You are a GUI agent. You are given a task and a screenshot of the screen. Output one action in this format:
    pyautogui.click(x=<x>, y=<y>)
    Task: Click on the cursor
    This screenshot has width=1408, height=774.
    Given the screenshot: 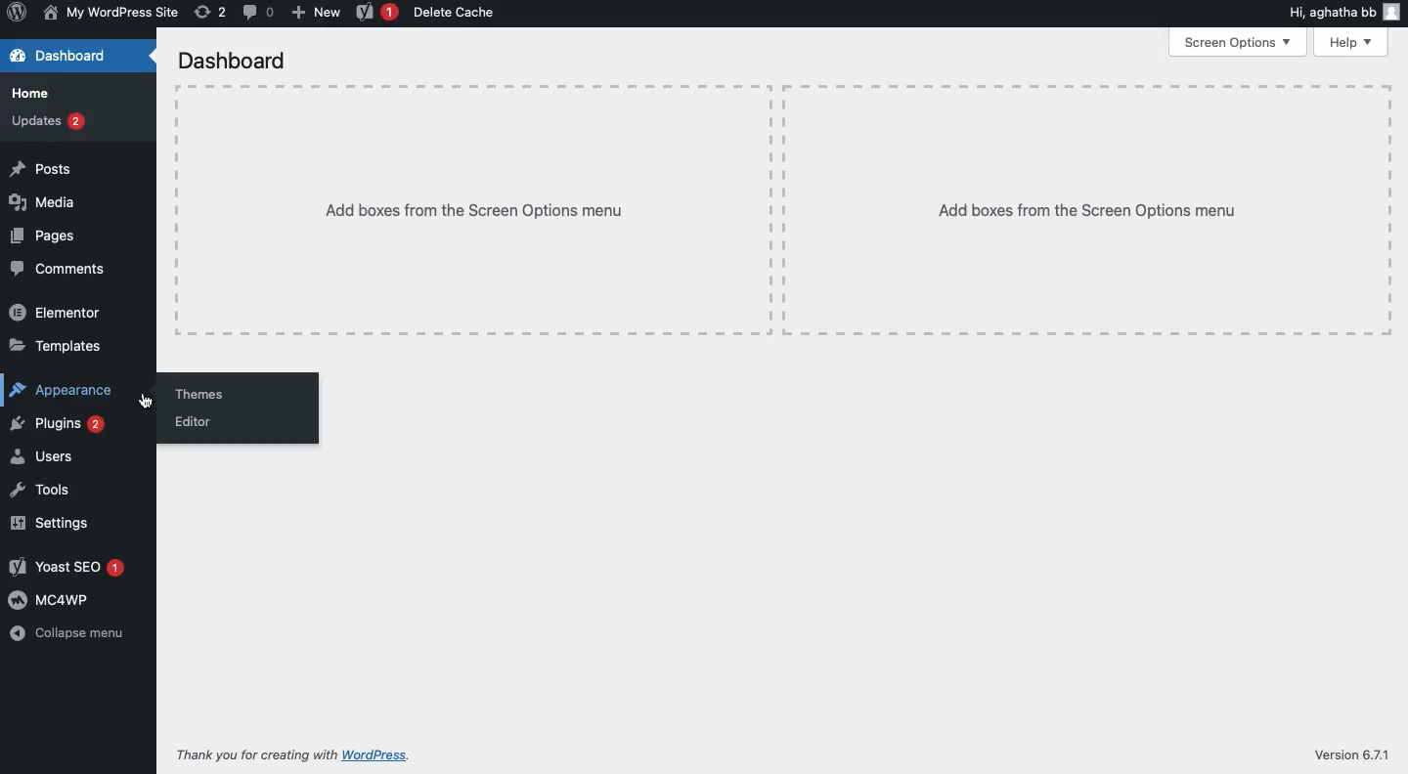 What is the action you would take?
    pyautogui.click(x=149, y=405)
    